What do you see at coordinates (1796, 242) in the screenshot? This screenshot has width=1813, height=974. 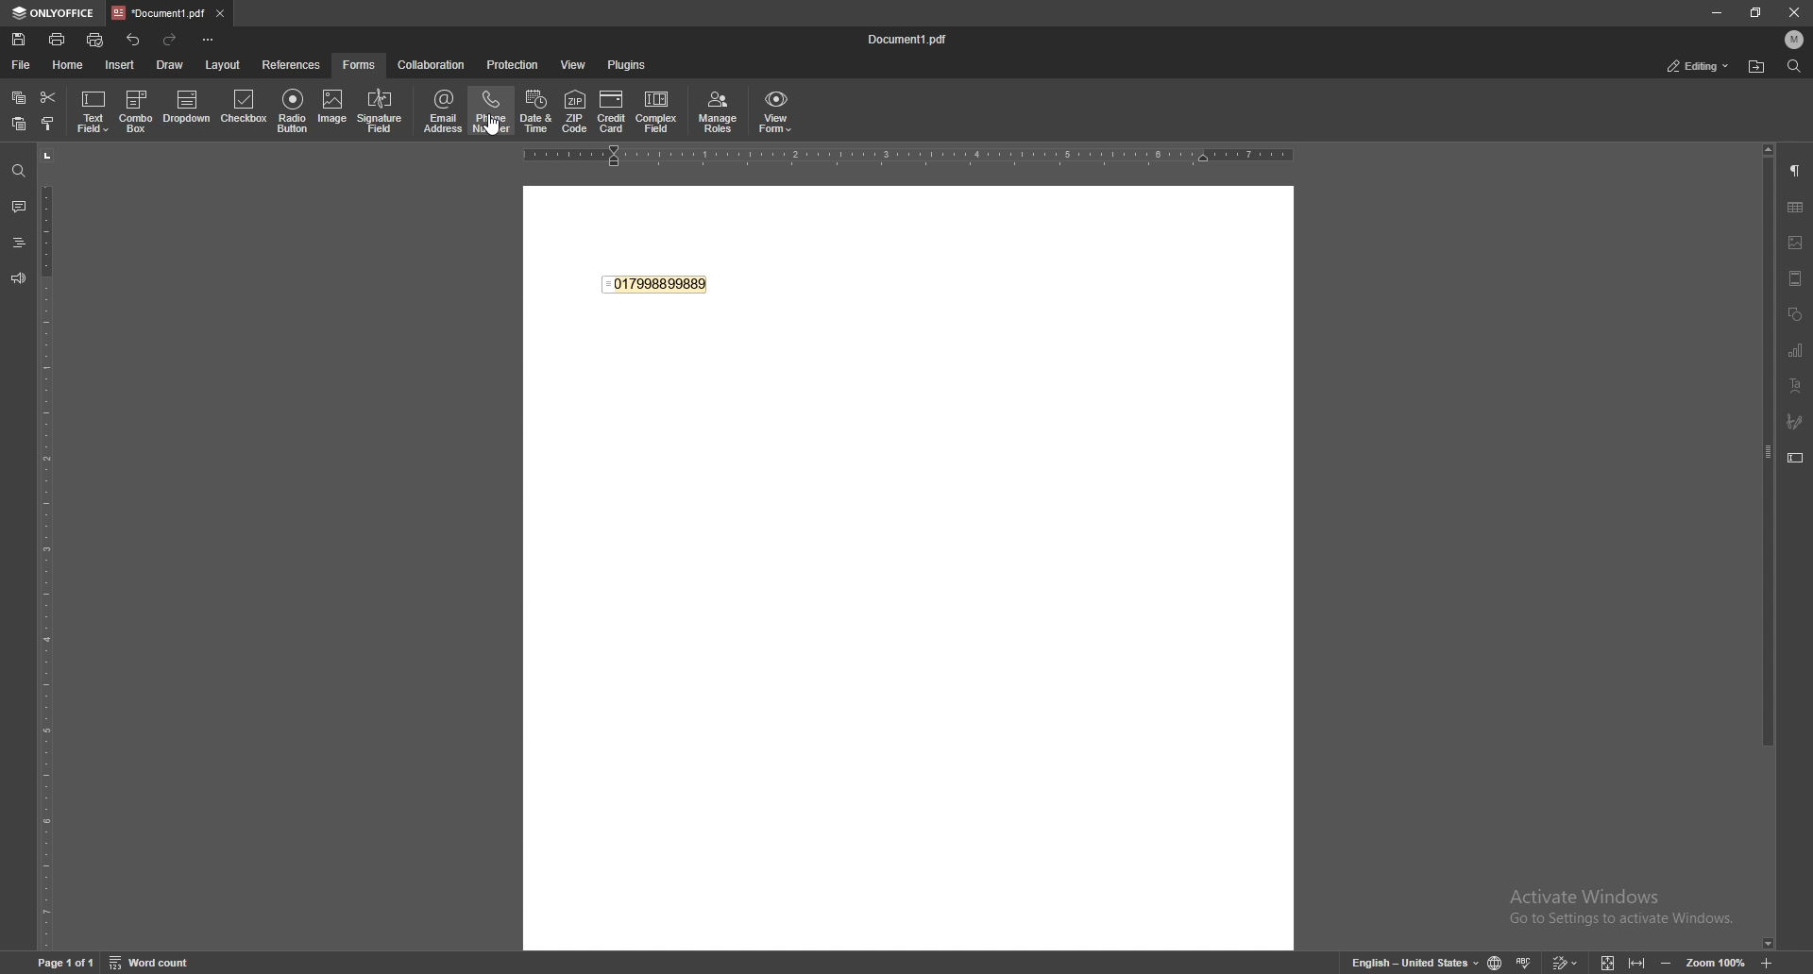 I see `image` at bounding box center [1796, 242].